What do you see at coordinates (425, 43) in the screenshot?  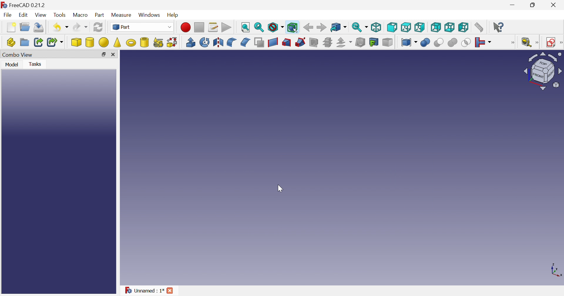 I see `Boolean ` at bounding box center [425, 43].